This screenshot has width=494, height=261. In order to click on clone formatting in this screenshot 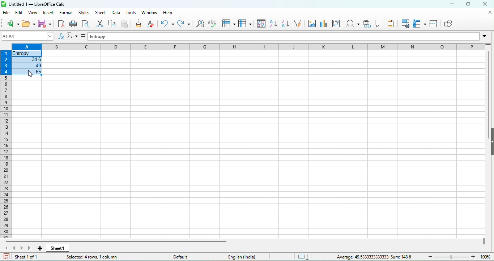, I will do `click(139, 24)`.